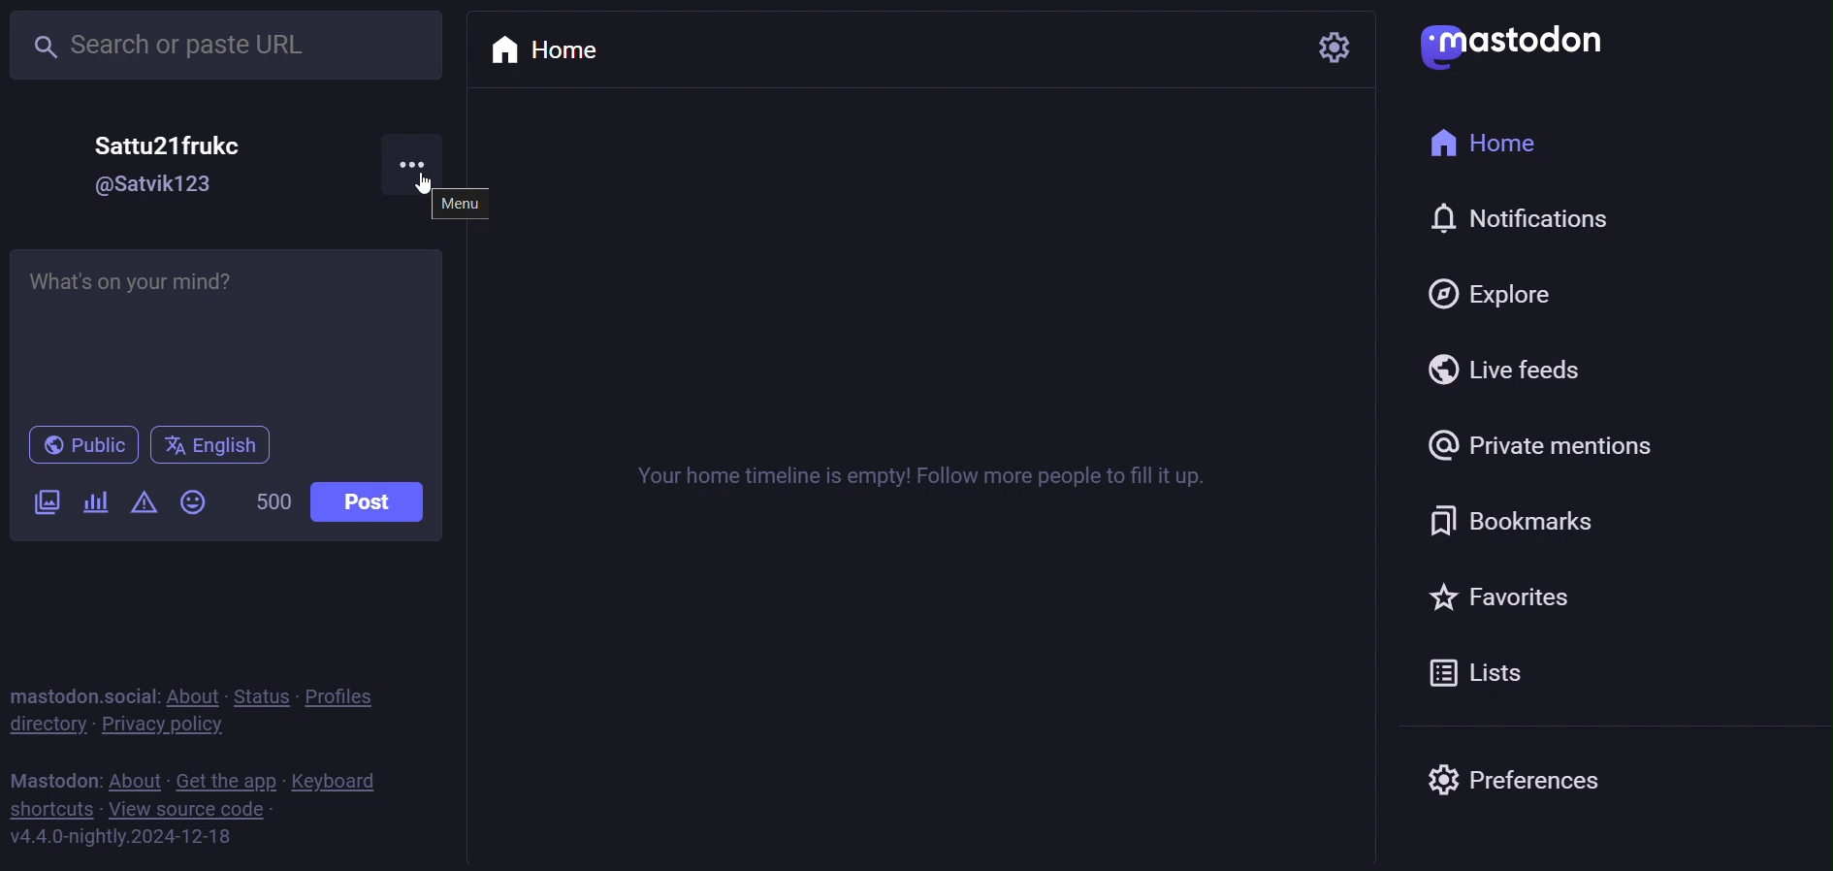 This screenshot has width=1833, height=871. I want to click on about, so click(197, 689).